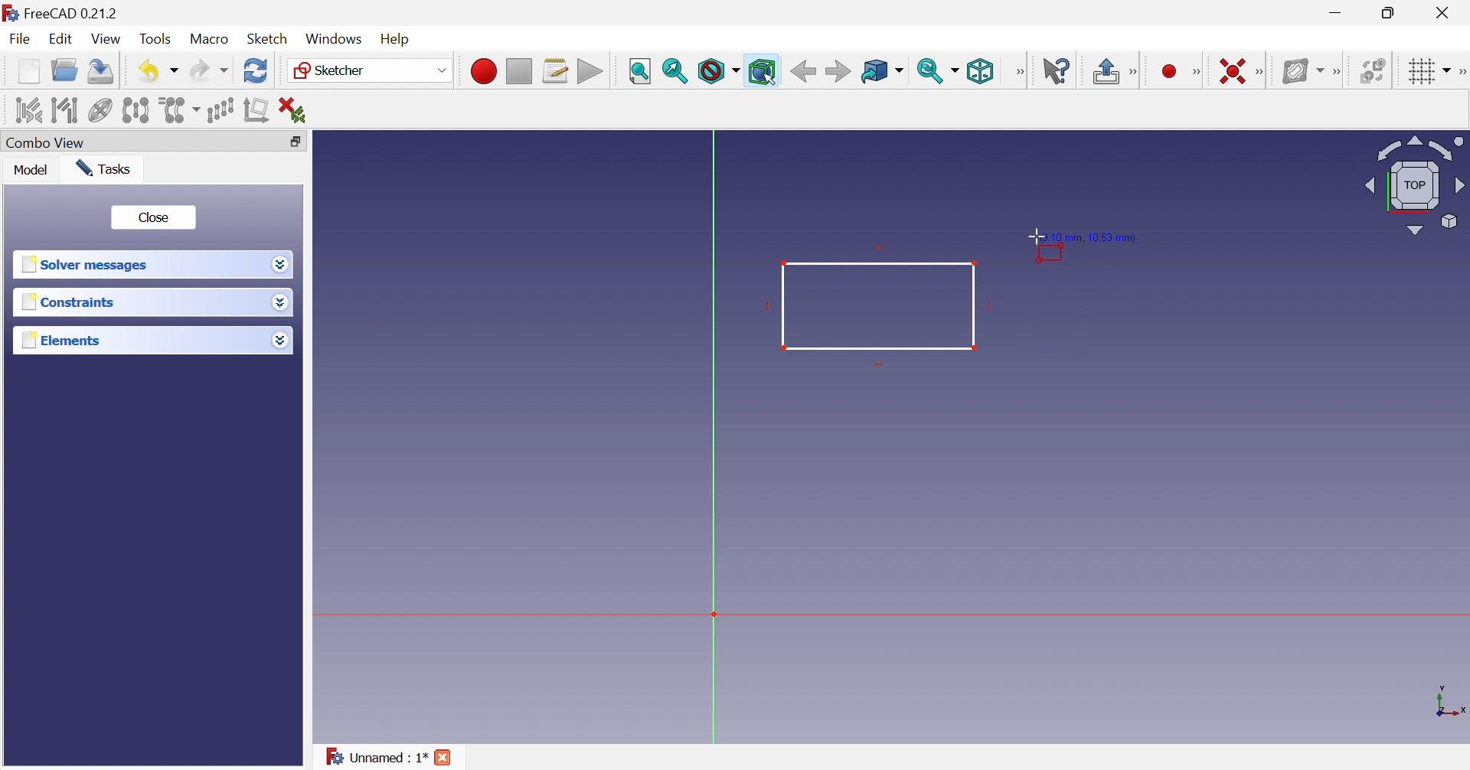  What do you see at coordinates (1060, 70) in the screenshot?
I see `What's this` at bounding box center [1060, 70].